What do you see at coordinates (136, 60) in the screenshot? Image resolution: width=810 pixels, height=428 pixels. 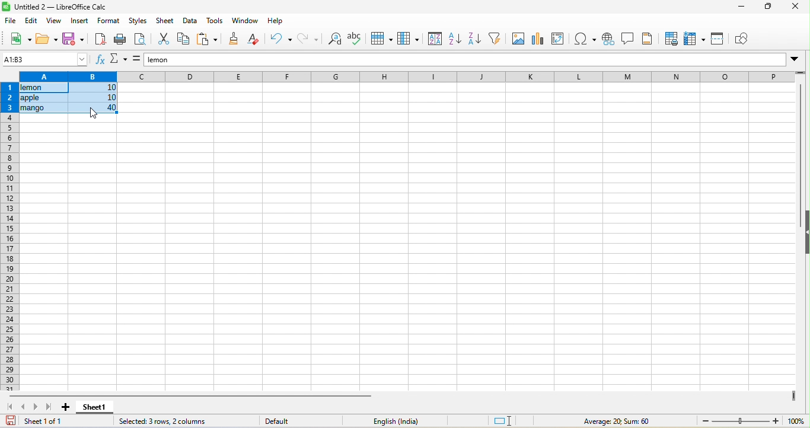 I see `formula` at bounding box center [136, 60].